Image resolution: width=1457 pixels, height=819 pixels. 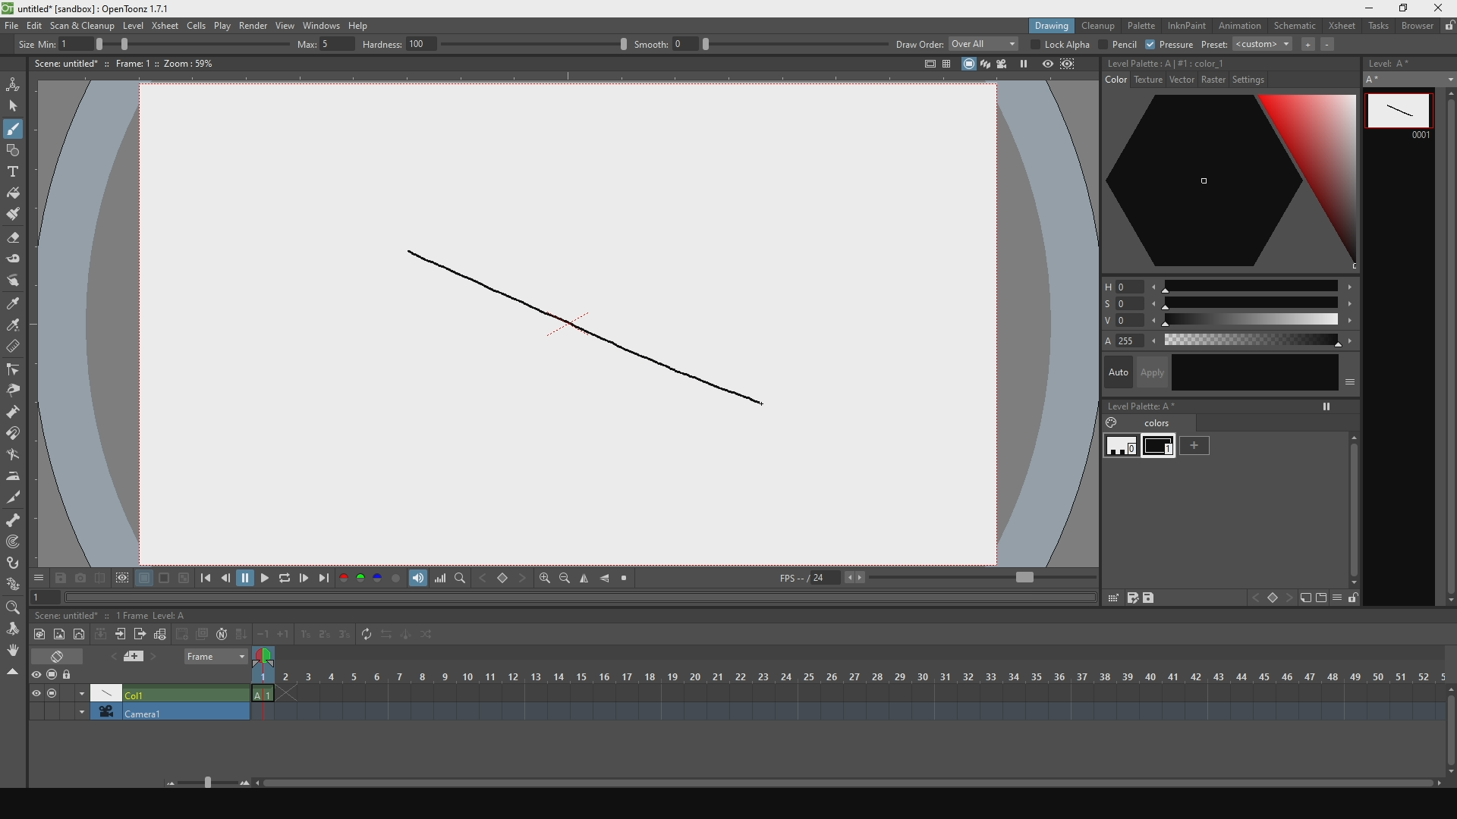 What do you see at coordinates (1225, 406) in the screenshot?
I see `level palette` at bounding box center [1225, 406].